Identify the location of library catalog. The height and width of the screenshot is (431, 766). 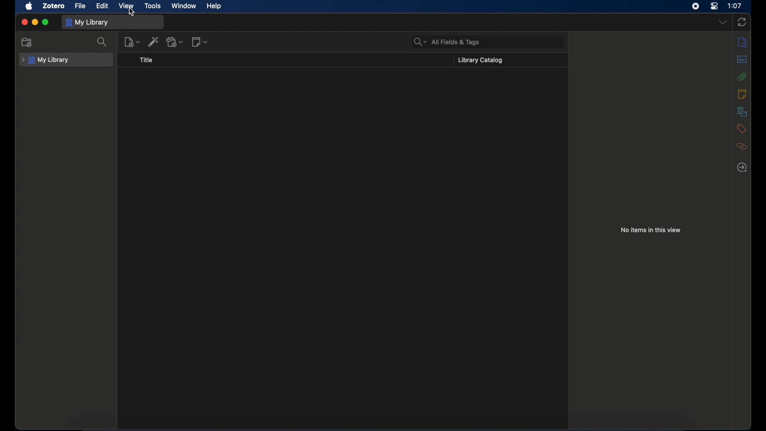
(479, 60).